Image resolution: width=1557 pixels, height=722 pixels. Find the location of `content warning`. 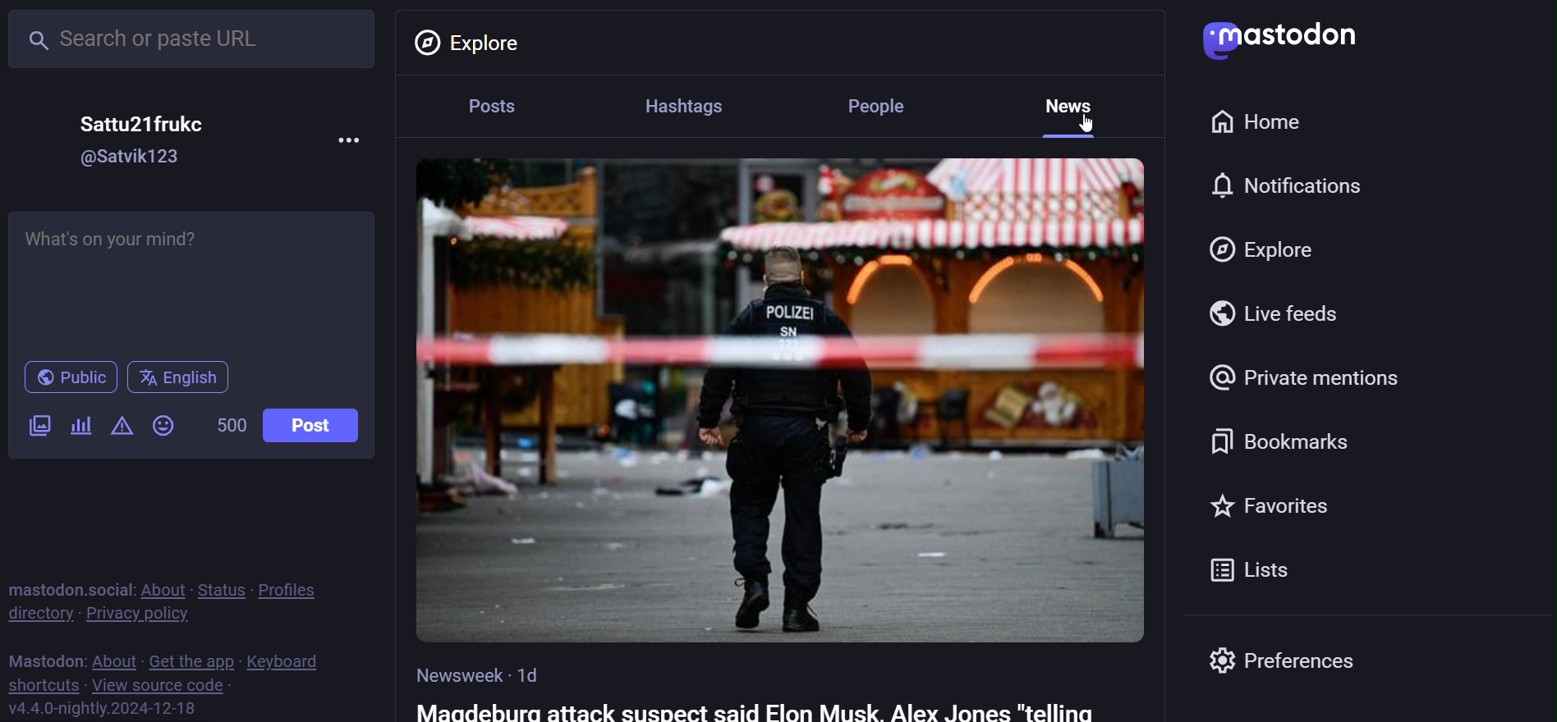

content warning is located at coordinates (121, 425).